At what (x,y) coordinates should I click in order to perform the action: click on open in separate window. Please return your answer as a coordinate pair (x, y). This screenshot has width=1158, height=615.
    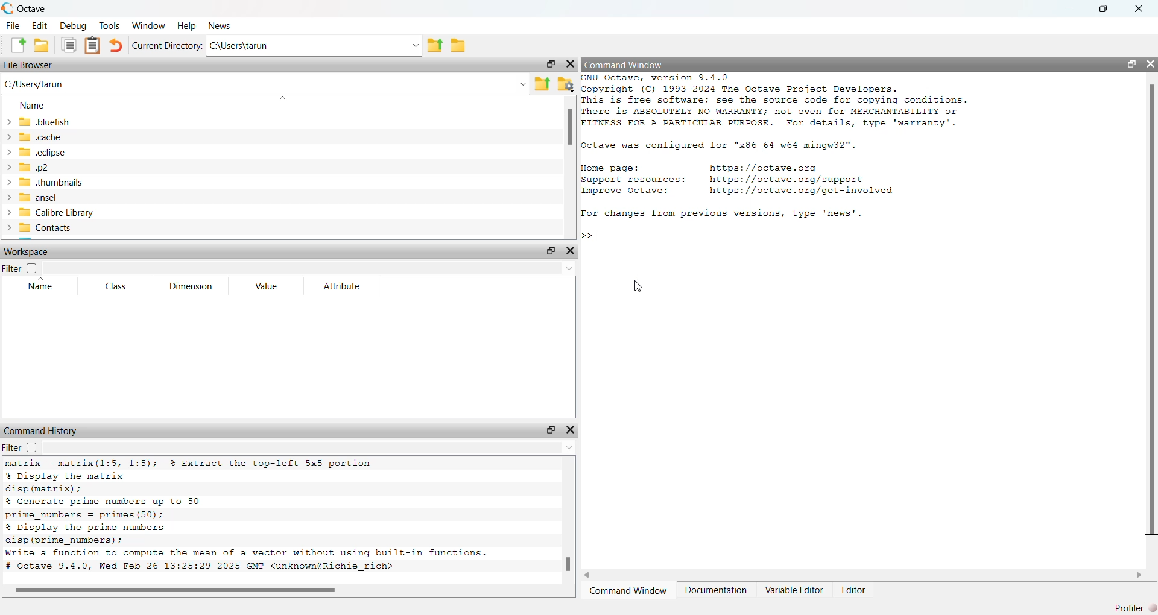
    Looking at the image, I should click on (1131, 63).